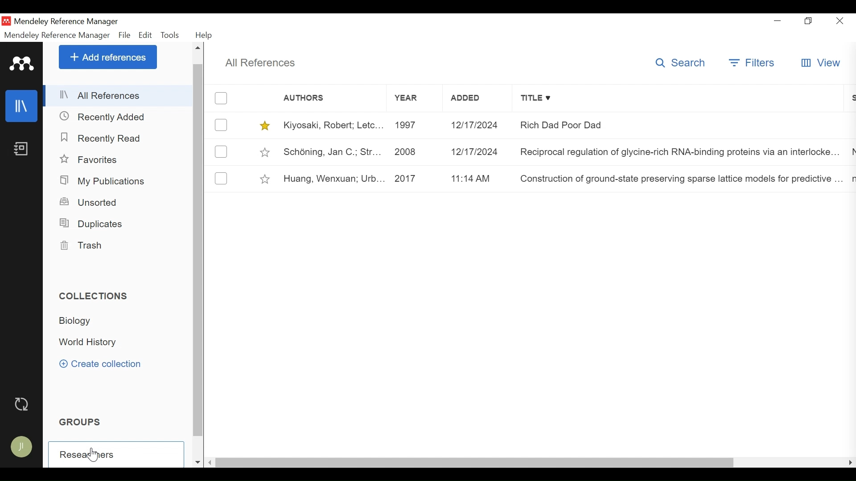 This screenshot has width=856, height=481. What do you see at coordinates (221, 124) in the screenshot?
I see `(un)select` at bounding box center [221, 124].